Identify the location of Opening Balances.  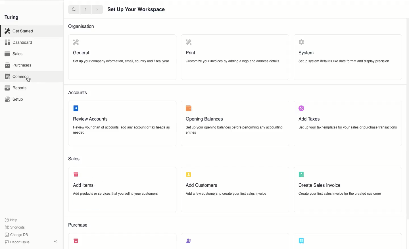
(204, 114).